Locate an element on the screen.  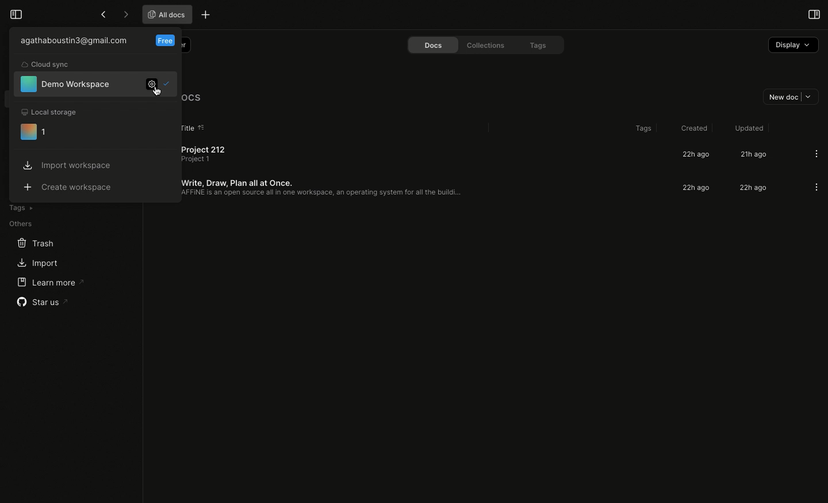
Local storage is located at coordinates (49, 113).